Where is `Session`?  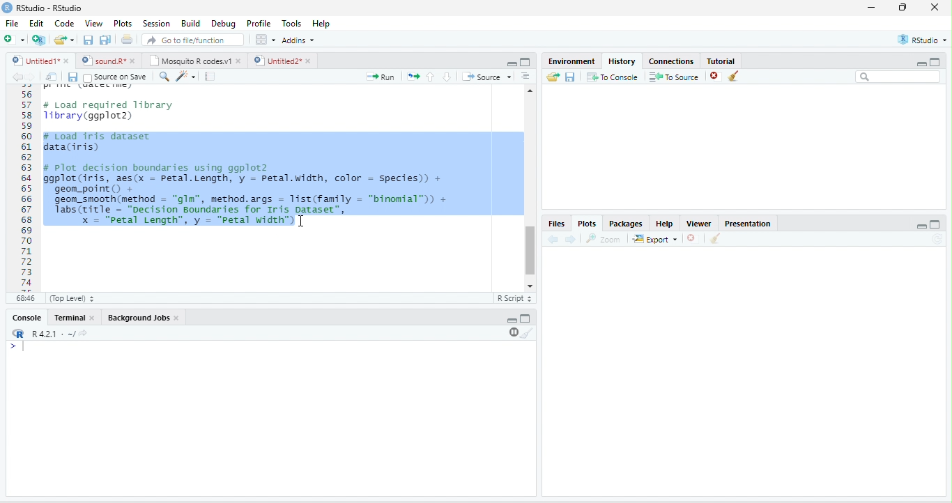
Session is located at coordinates (158, 24).